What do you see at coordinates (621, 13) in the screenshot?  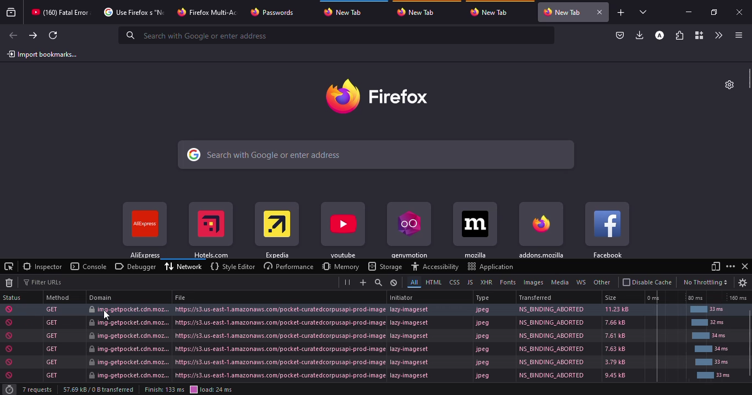 I see `add new tab` at bounding box center [621, 13].